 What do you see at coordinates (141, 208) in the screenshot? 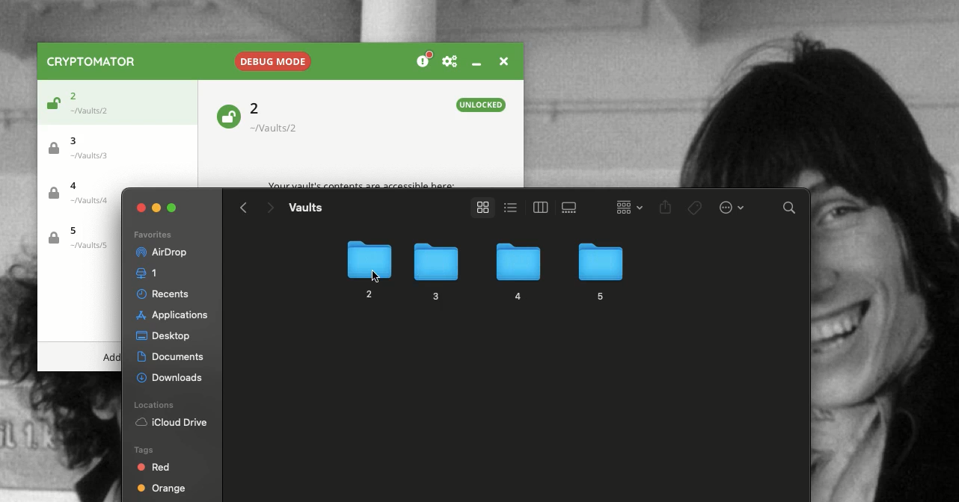
I see `Close` at bounding box center [141, 208].